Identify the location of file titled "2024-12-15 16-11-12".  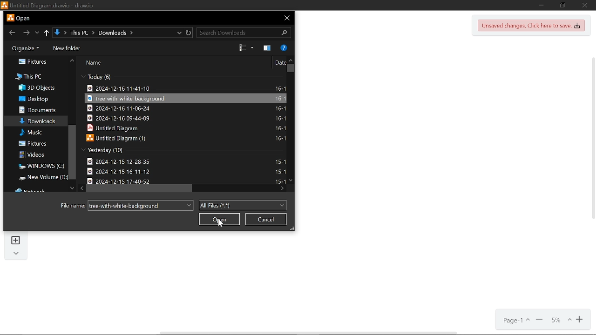
(184, 171).